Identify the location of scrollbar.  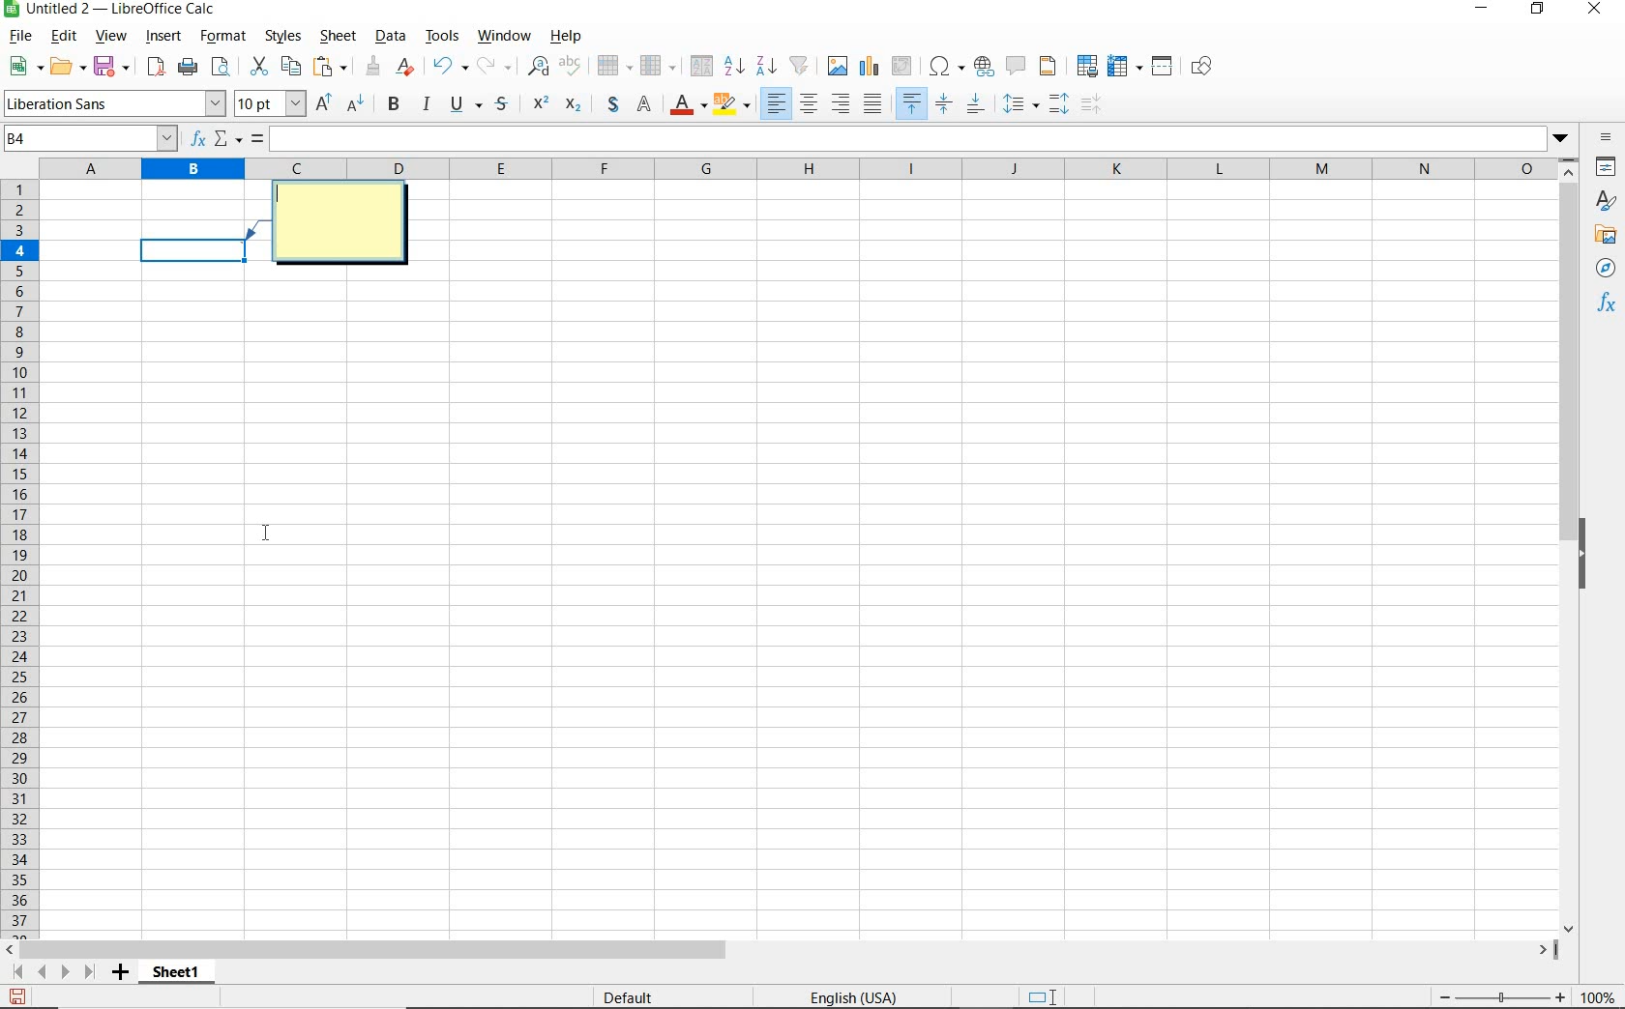
(1571, 547).